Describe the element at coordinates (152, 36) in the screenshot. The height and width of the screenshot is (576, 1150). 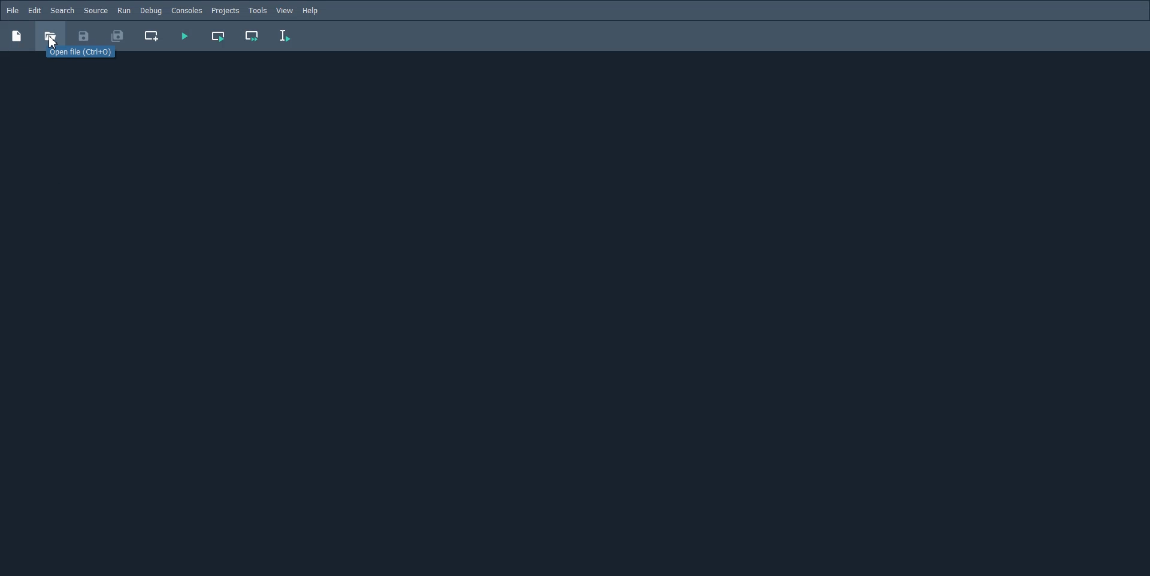
I see `Create new cell` at that location.